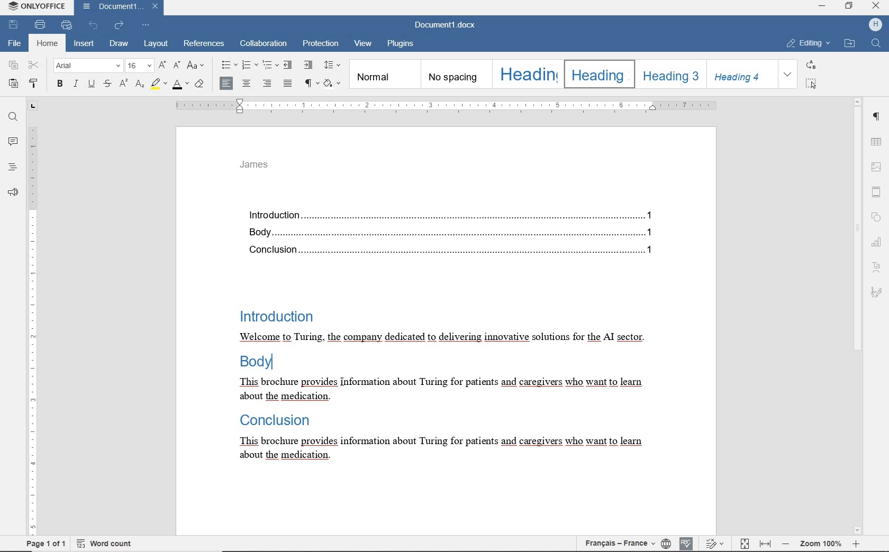  I want to click on CHART, so click(877, 239).